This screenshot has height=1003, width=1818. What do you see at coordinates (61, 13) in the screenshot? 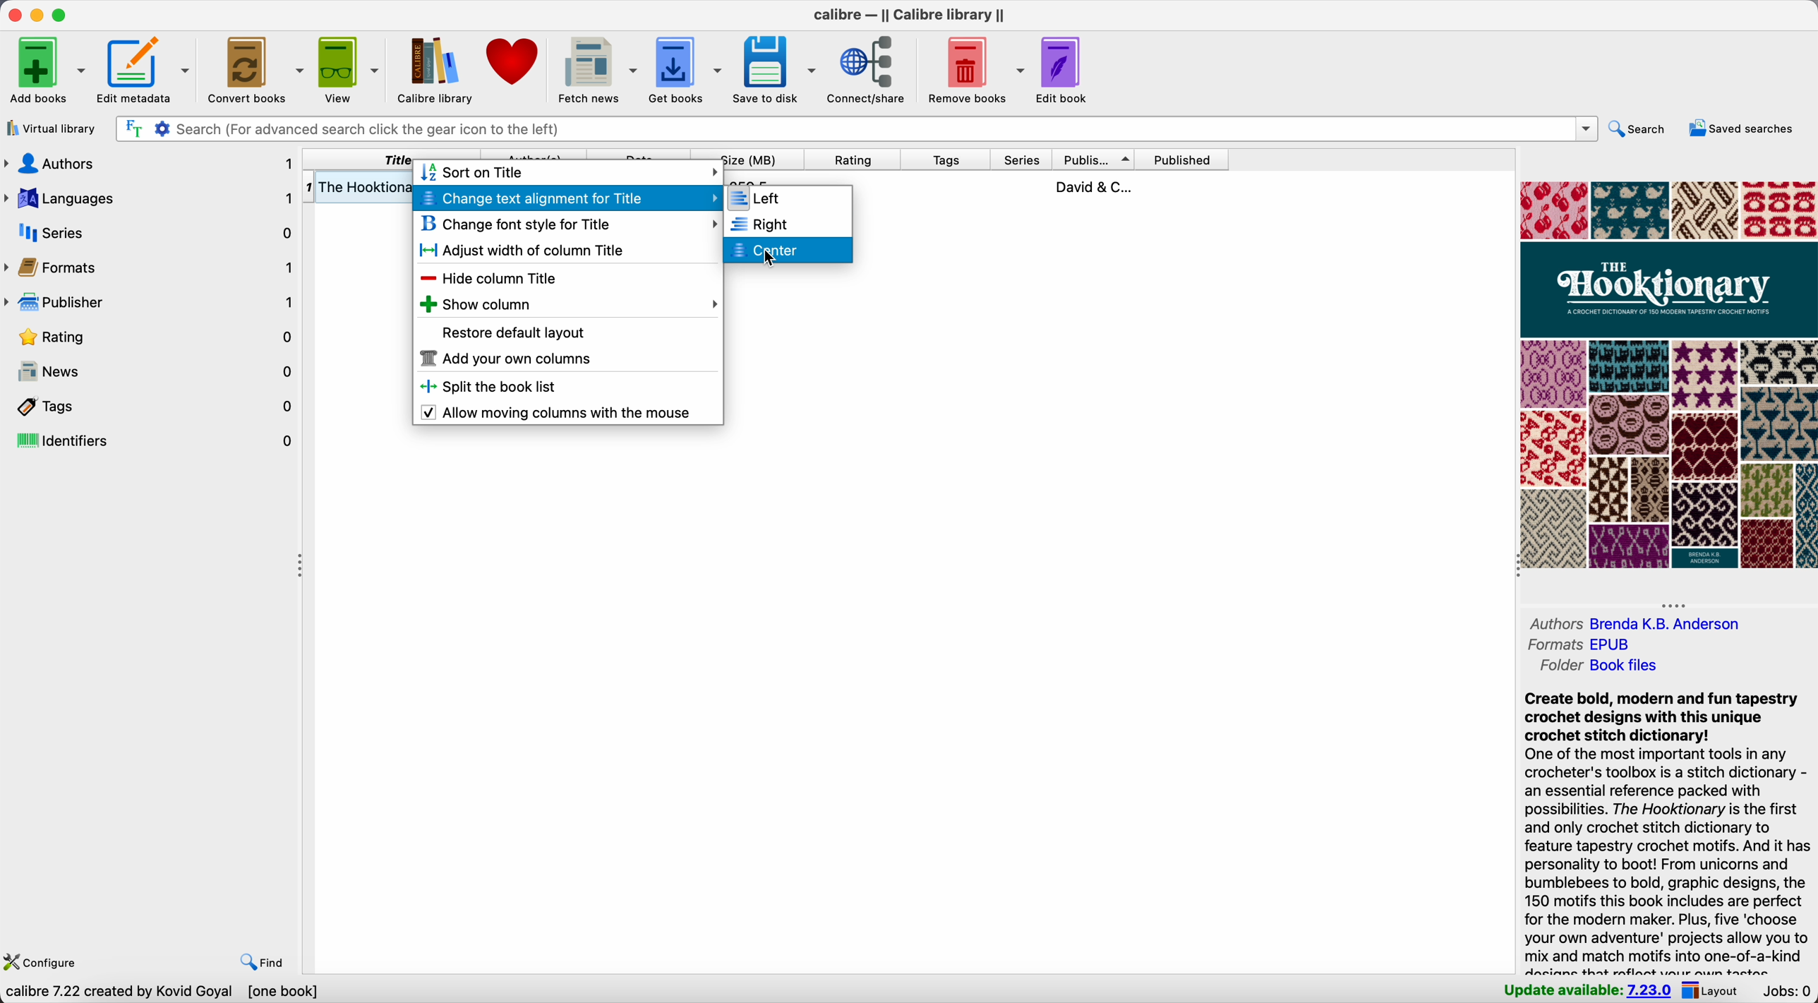
I see `maximize` at bounding box center [61, 13].